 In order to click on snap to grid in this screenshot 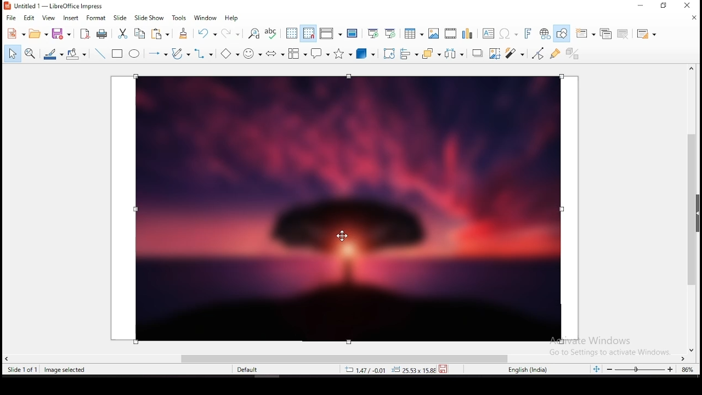, I will do `click(308, 34)`.